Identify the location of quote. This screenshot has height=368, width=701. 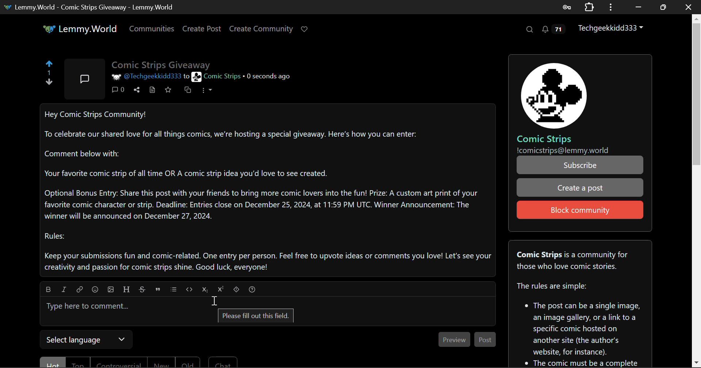
(158, 288).